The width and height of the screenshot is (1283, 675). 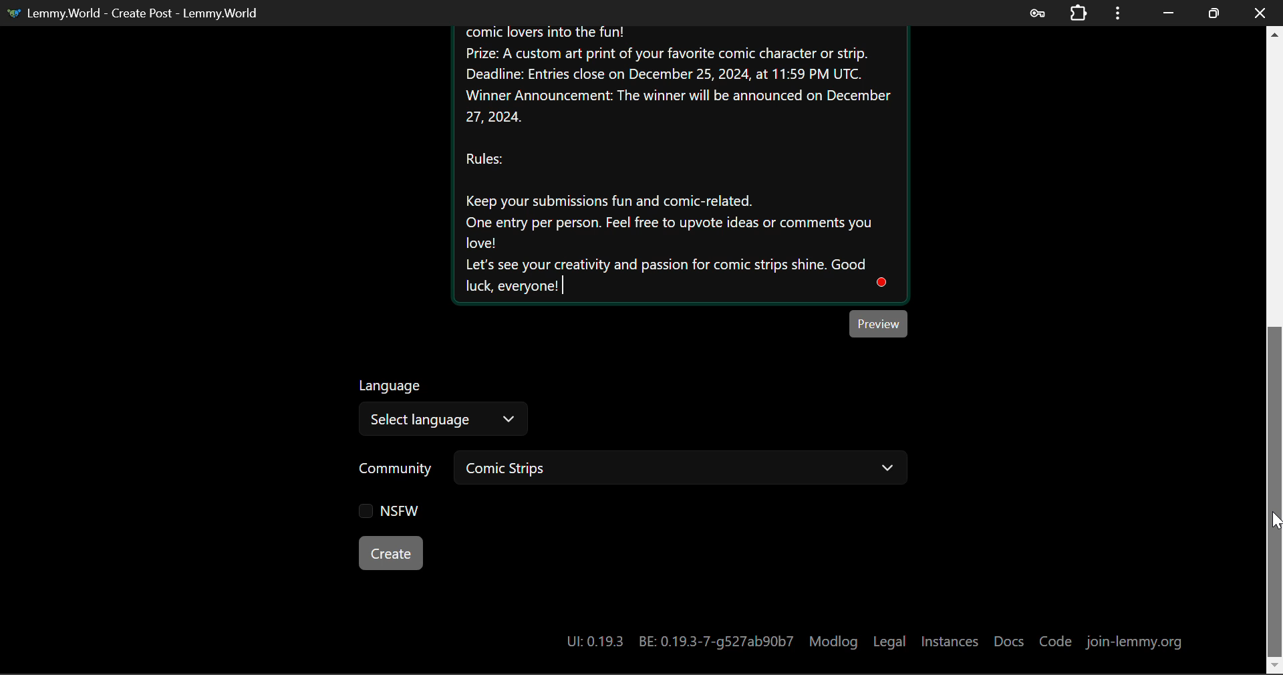 What do you see at coordinates (1274, 519) in the screenshot?
I see `DRAG_TO Cursor Position` at bounding box center [1274, 519].